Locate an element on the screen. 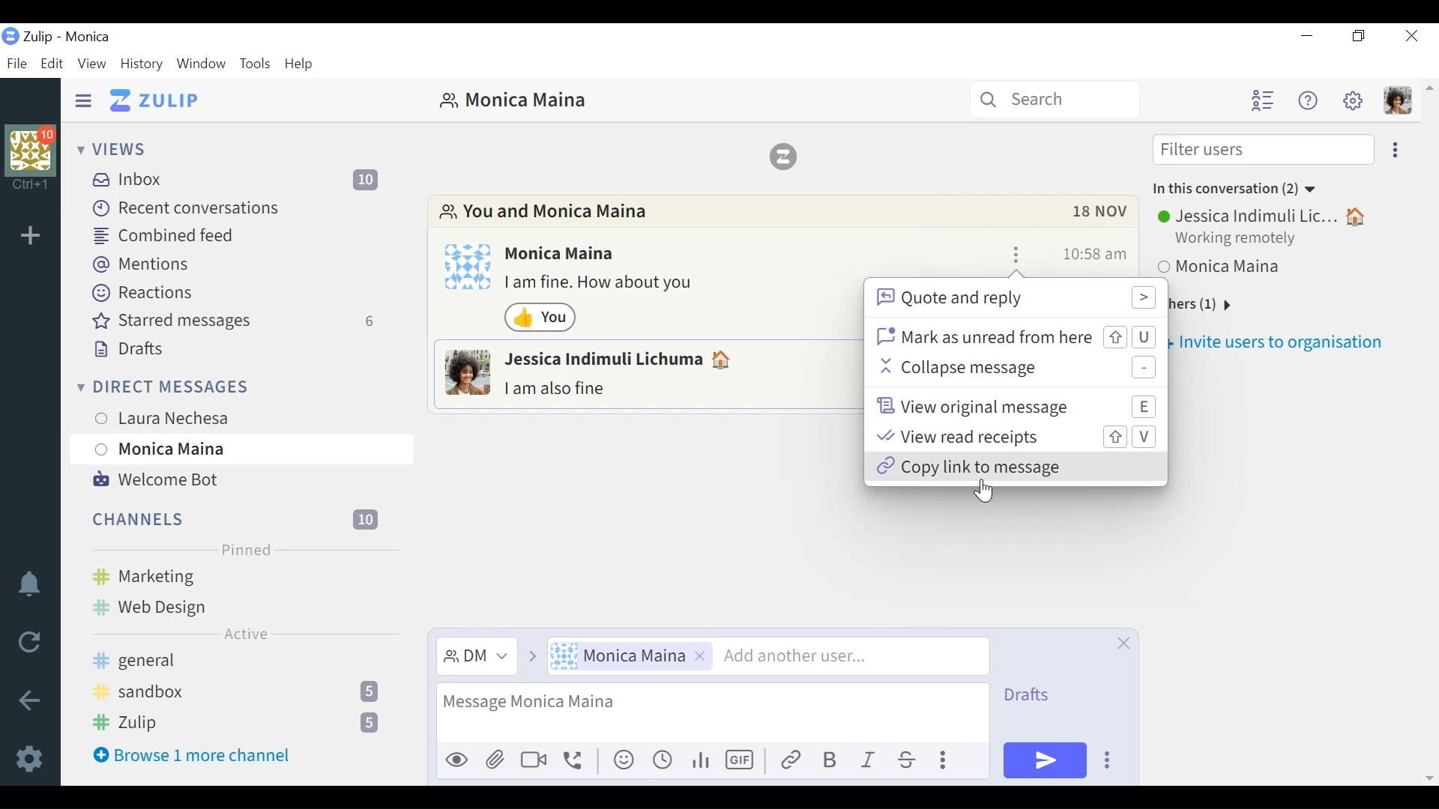  View read receipts is located at coordinates (1014, 437).